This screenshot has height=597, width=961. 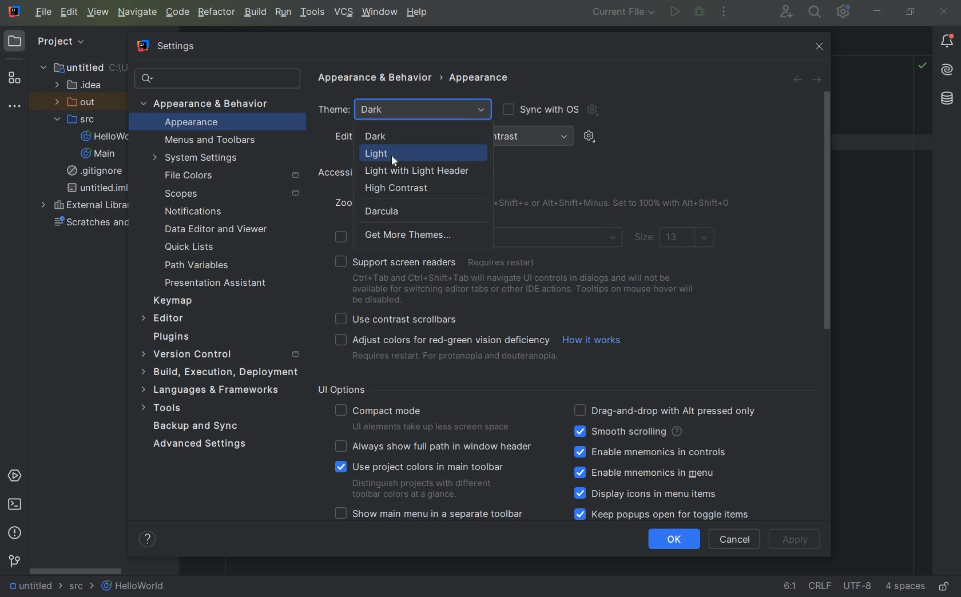 I want to click on (UTF-8)file encoding), so click(x=859, y=588).